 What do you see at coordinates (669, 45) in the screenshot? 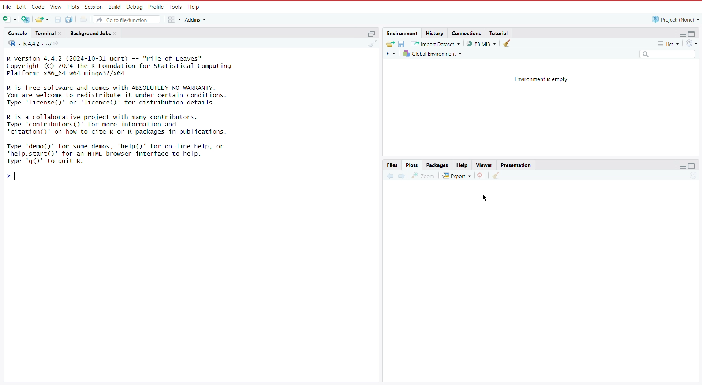
I see `List` at bounding box center [669, 45].